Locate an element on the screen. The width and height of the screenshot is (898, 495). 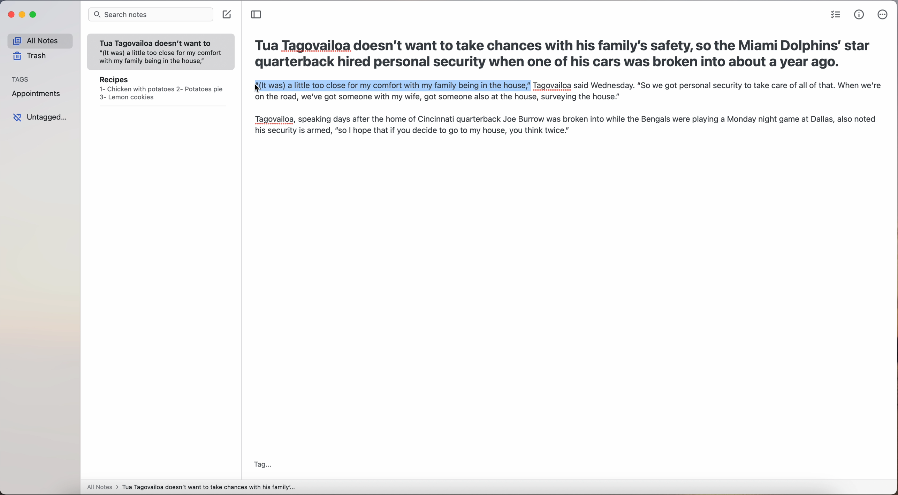
check list is located at coordinates (836, 15).